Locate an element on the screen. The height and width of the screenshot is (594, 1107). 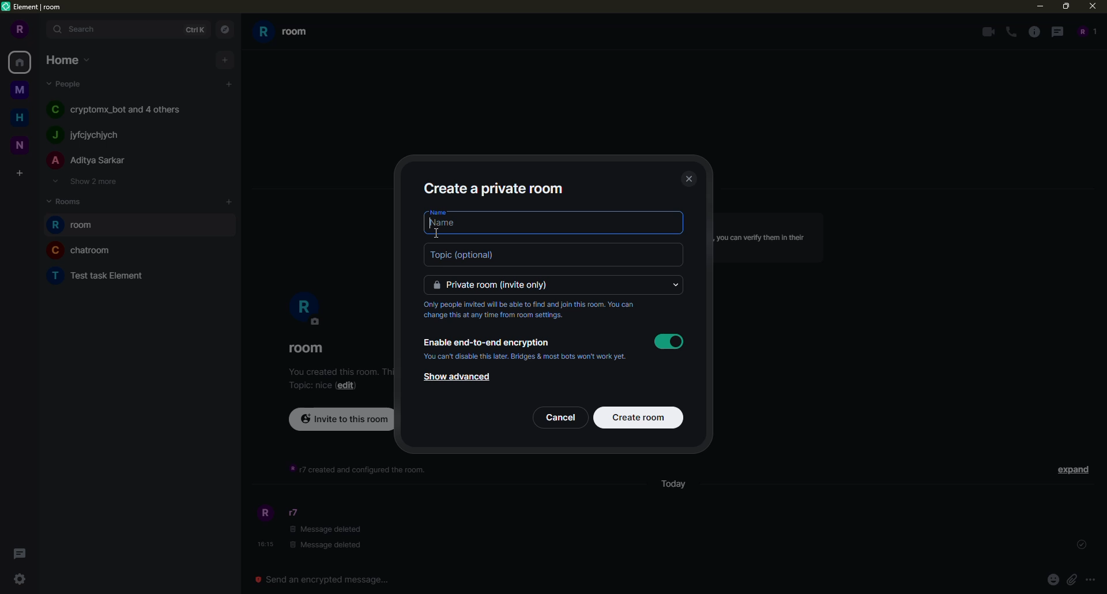
enable is located at coordinates (668, 341).